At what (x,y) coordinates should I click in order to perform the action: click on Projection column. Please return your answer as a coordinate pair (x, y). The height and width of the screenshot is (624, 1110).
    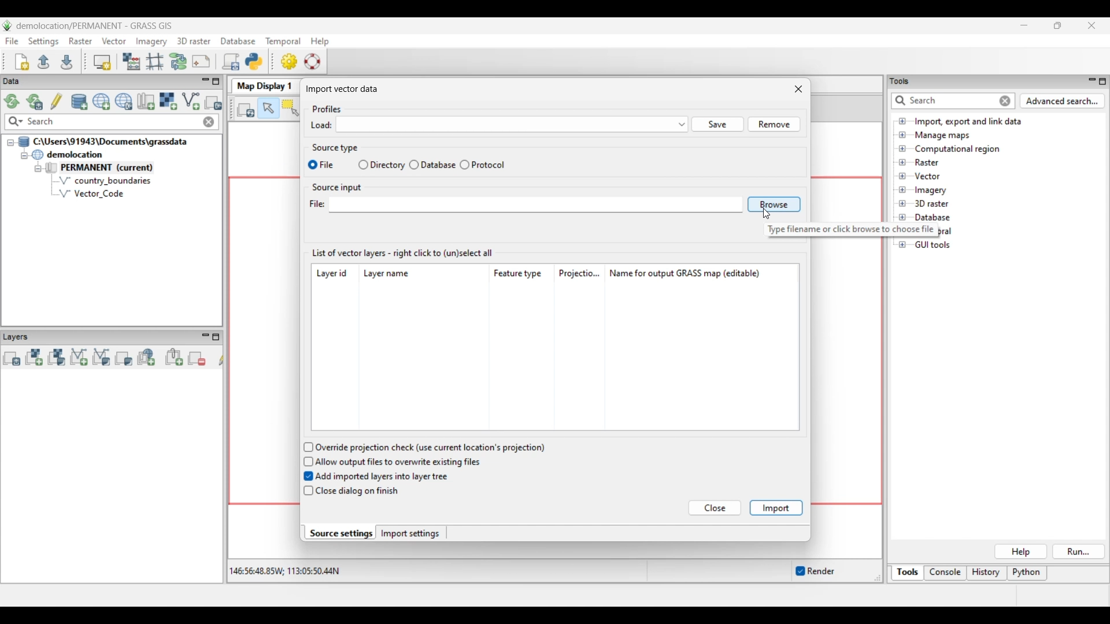
    Looking at the image, I should click on (580, 273).